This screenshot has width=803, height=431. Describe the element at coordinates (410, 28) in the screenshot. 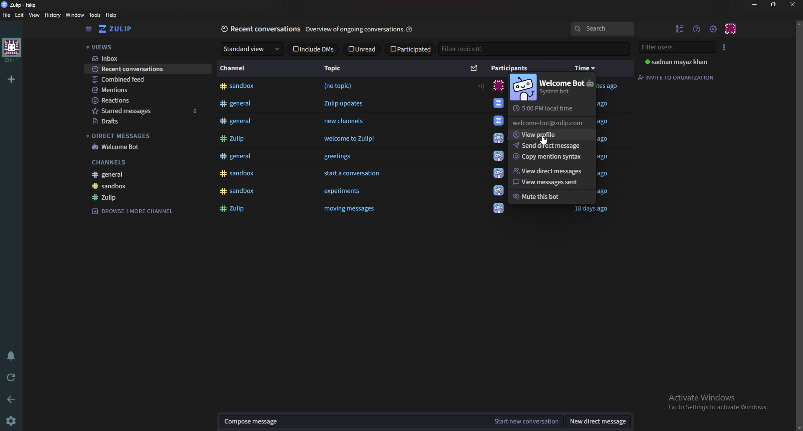

I see `help` at that location.